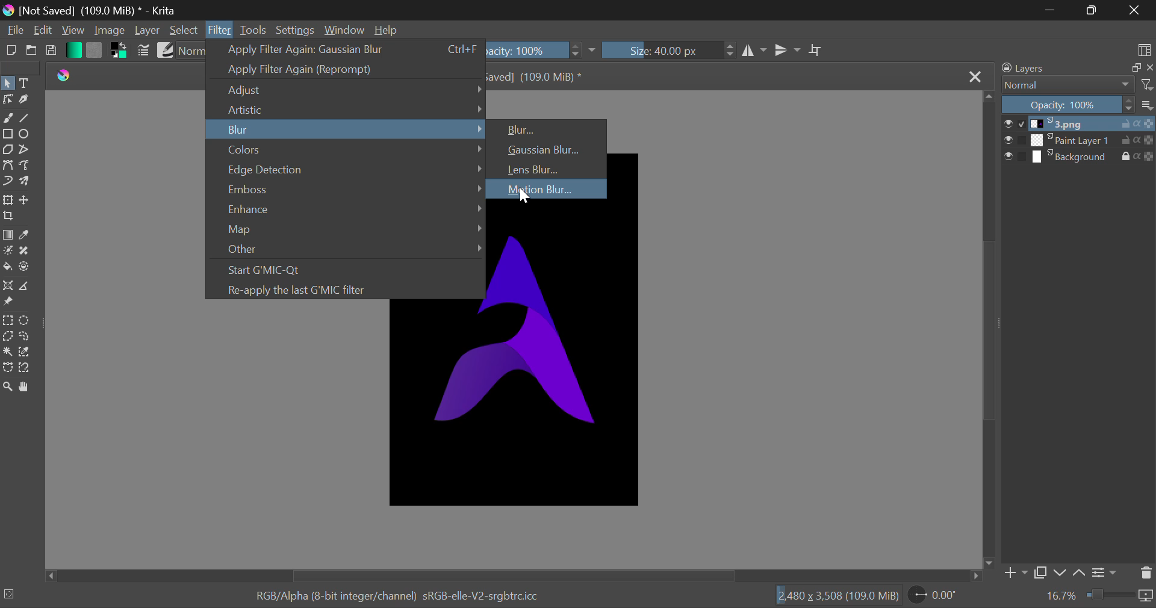 This screenshot has width=1156, height=608. Describe the element at coordinates (7, 286) in the screenshot. I see `Assistant Tool` at that location.